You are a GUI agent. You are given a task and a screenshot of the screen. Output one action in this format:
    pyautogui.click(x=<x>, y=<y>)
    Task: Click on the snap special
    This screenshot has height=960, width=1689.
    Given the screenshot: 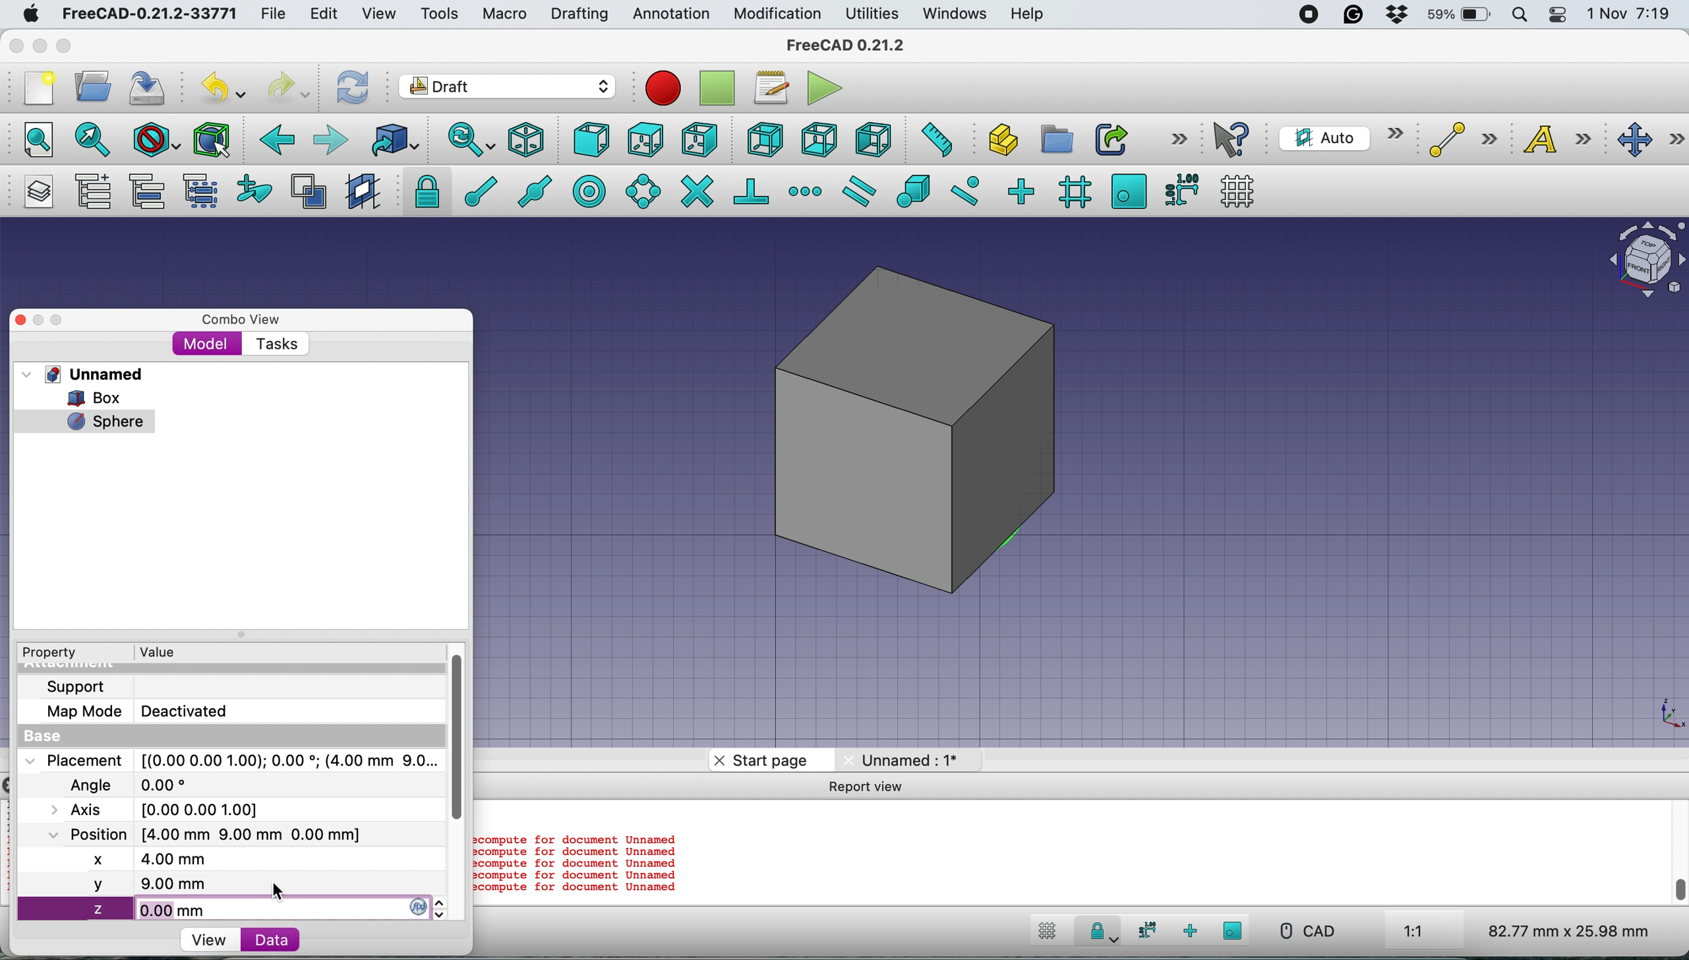 What is the action you would take?
    pyautogui.click(x=912, y=191)
    